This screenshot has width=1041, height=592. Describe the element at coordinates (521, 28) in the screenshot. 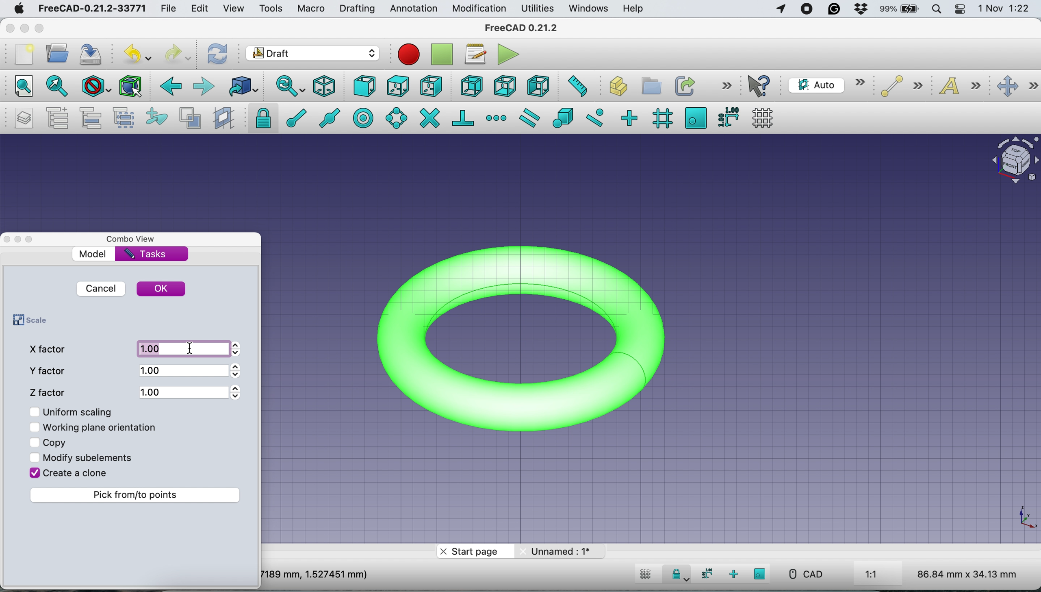

I see `freeCAD 0.21.2` at that location.